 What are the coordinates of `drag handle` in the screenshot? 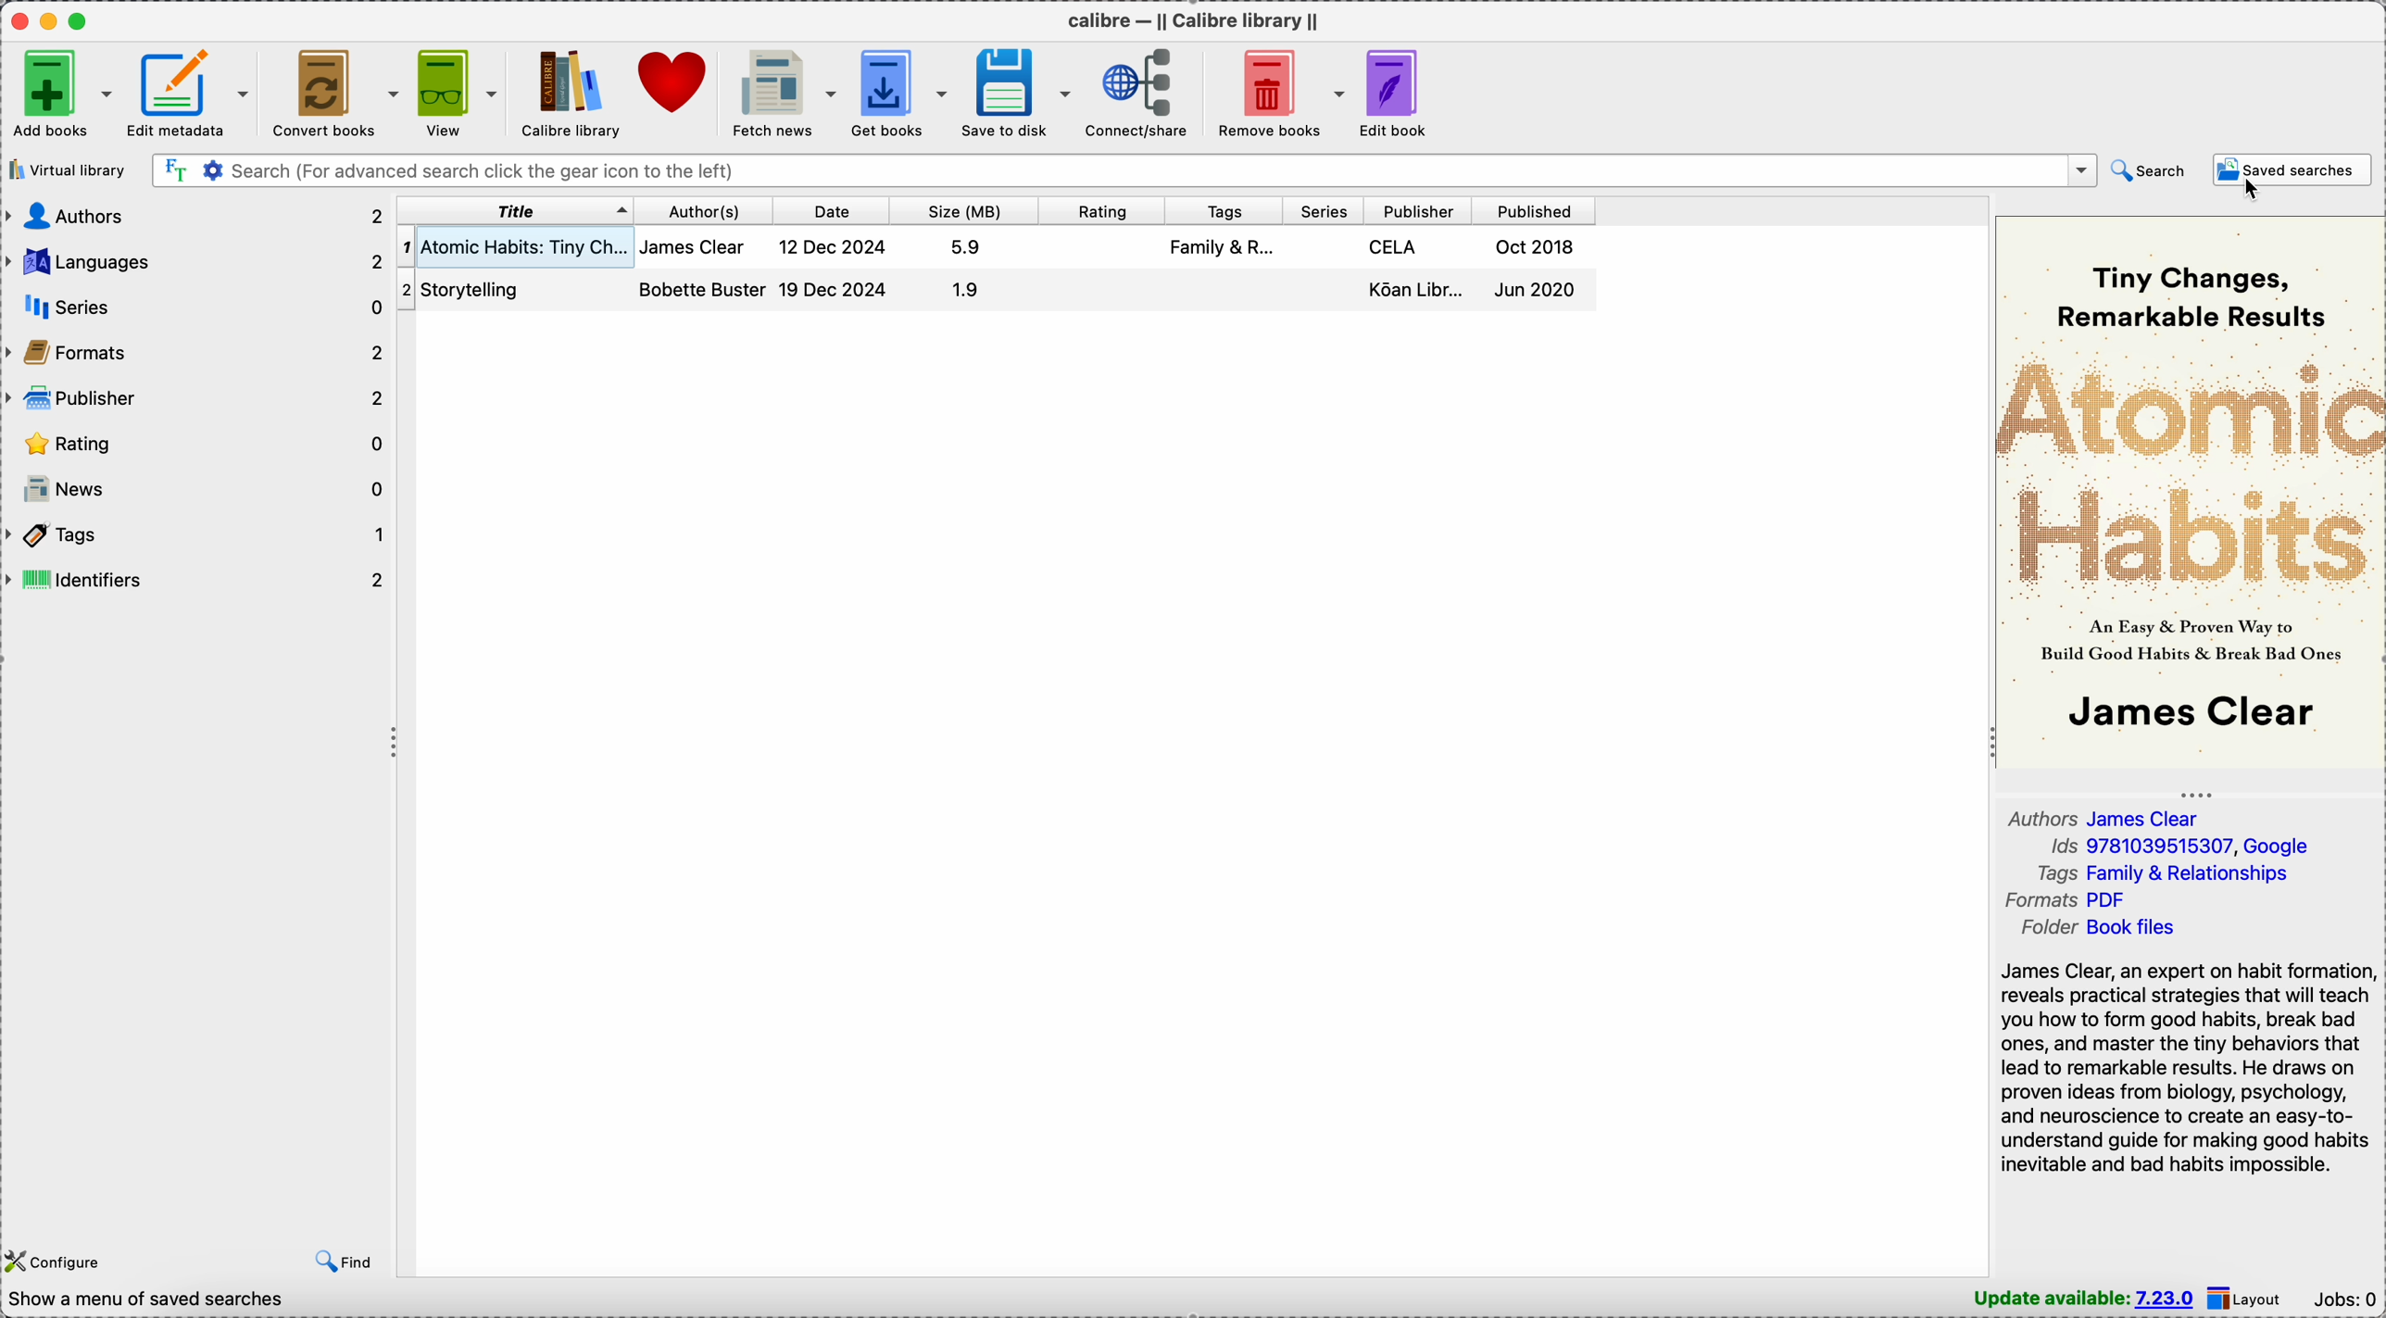 It's located at (2203, 793).